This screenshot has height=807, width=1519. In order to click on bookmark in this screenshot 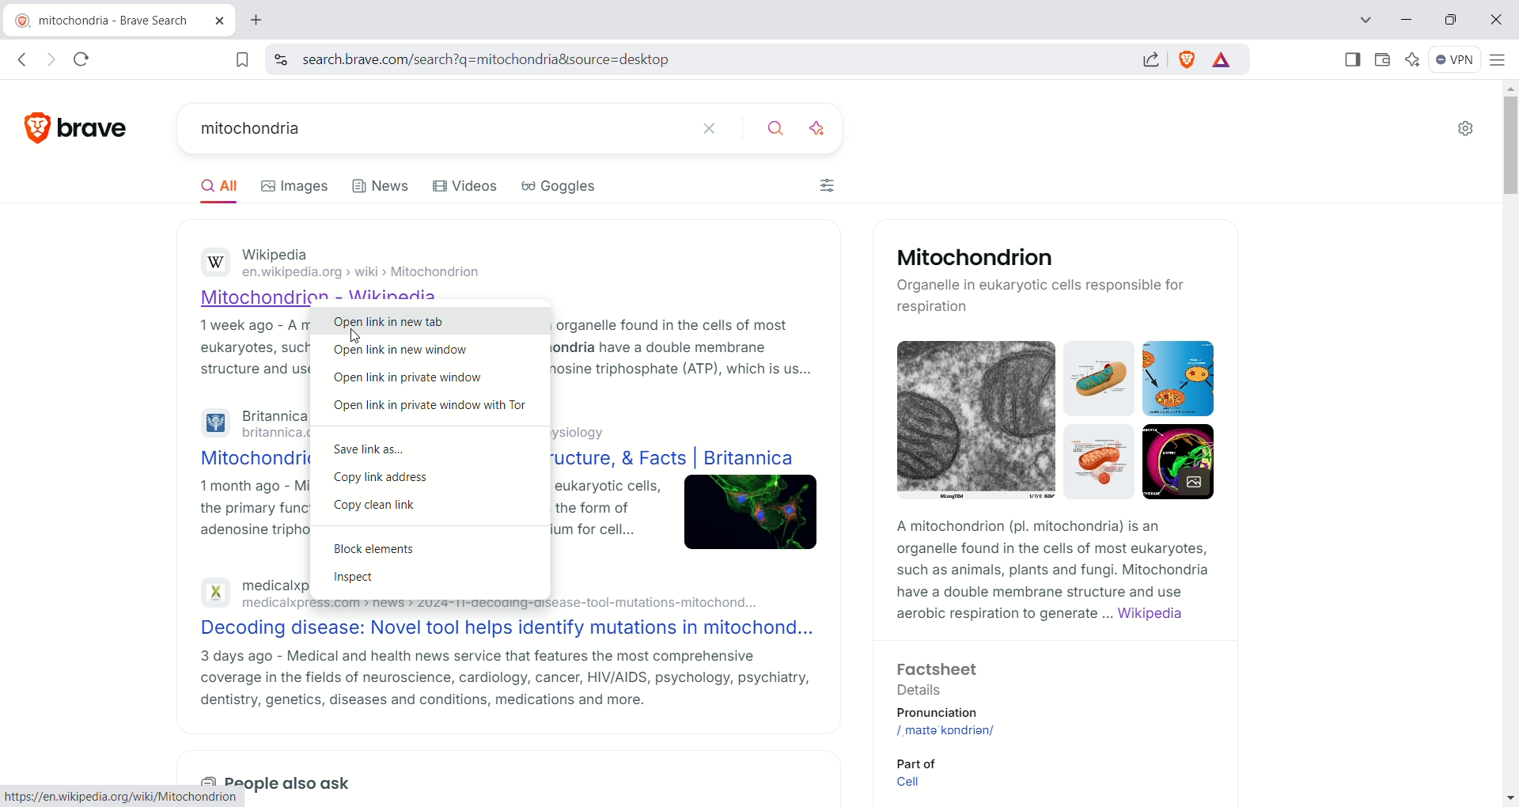, I will do `click(244, 63)`.